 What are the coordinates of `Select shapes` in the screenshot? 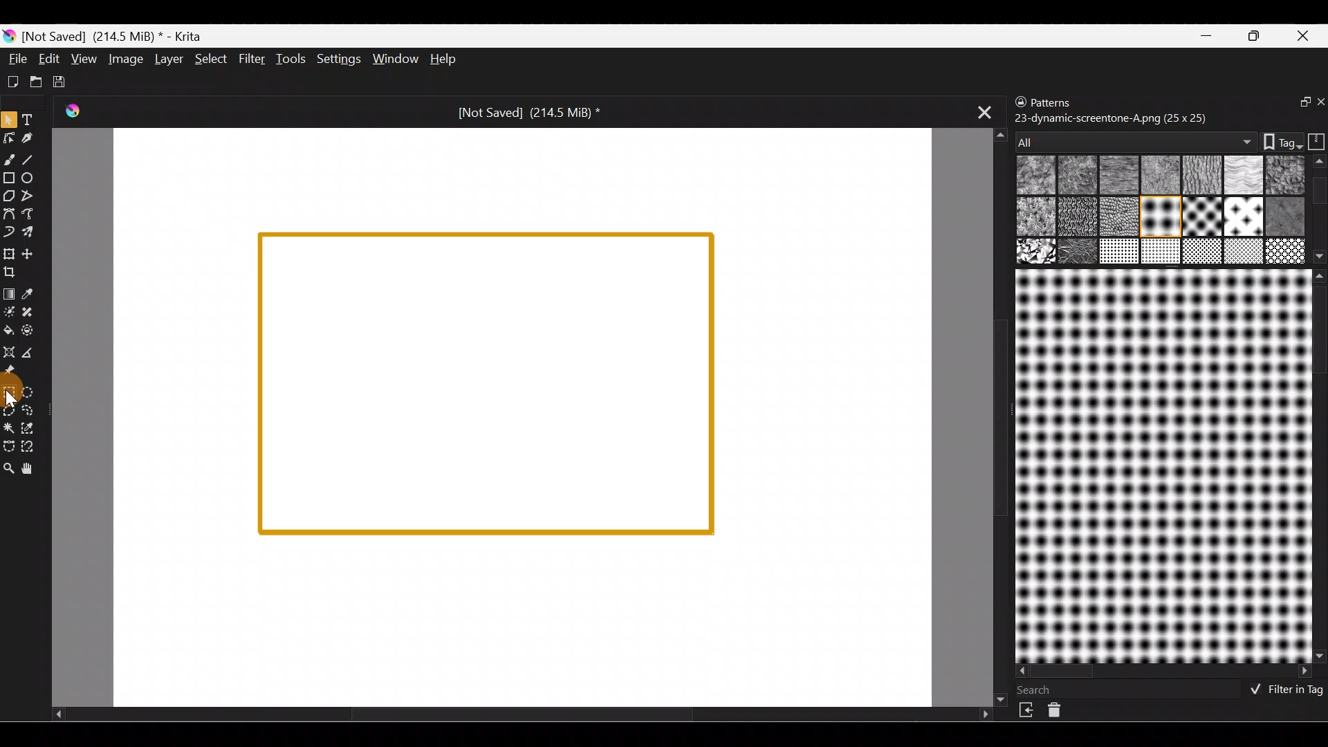 It's located at (8, 120).